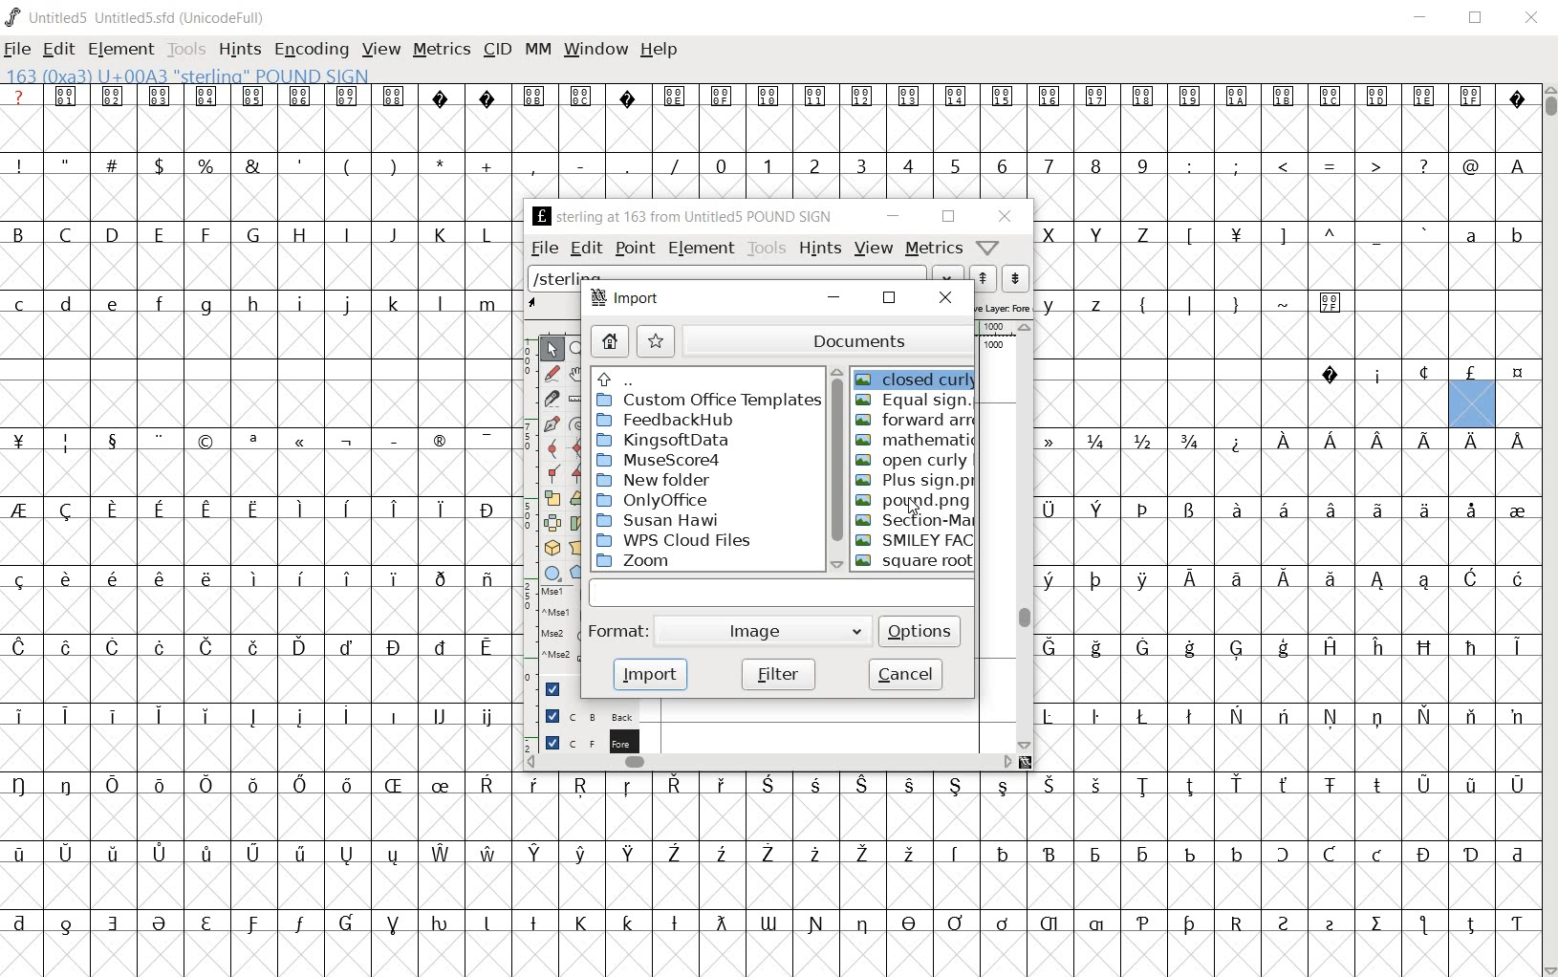  Describe the element at coordinates (957, 855) in the screenshot. I see `Symbol` at that location.